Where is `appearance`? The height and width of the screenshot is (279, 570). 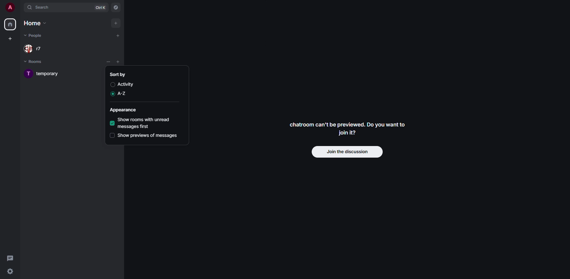
appearance is located at coordinates (125, 110).